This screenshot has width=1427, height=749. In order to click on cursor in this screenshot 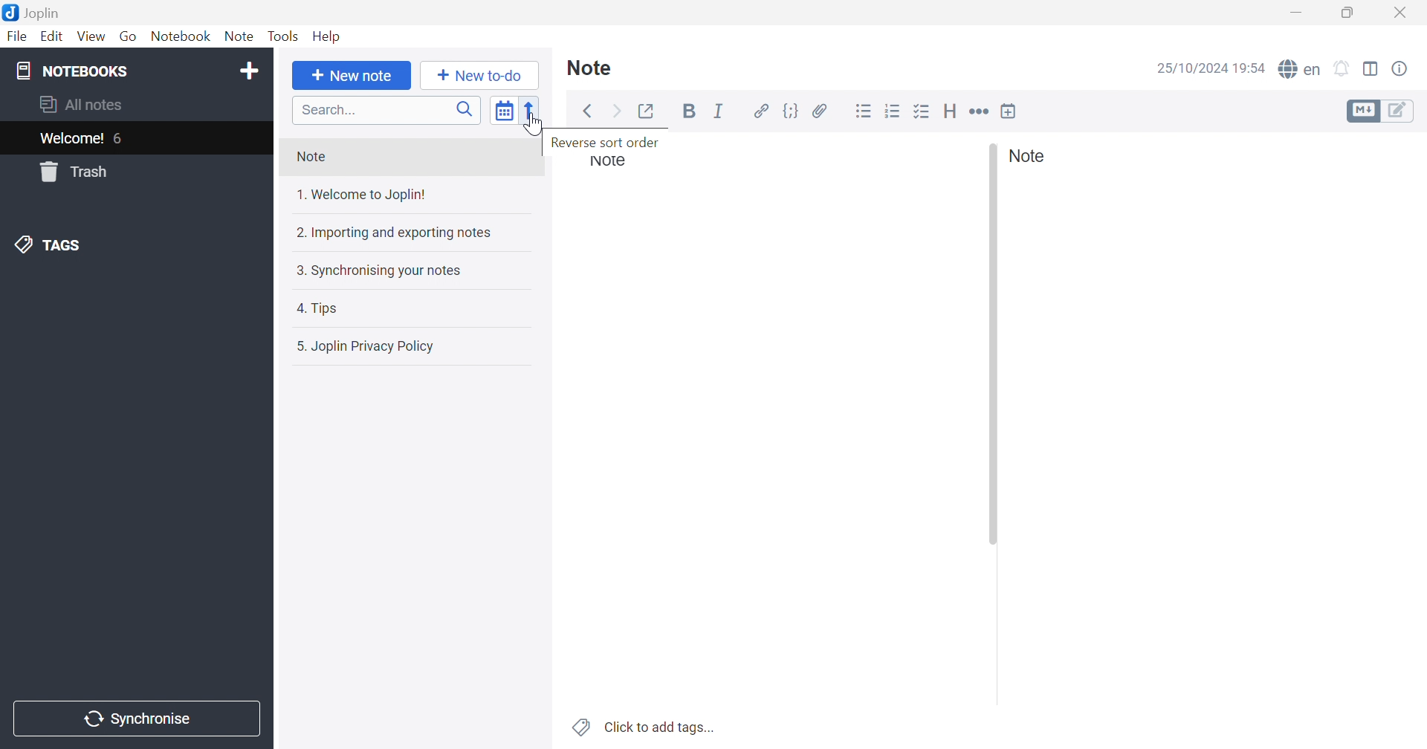, I will do `click(535, 127)`.